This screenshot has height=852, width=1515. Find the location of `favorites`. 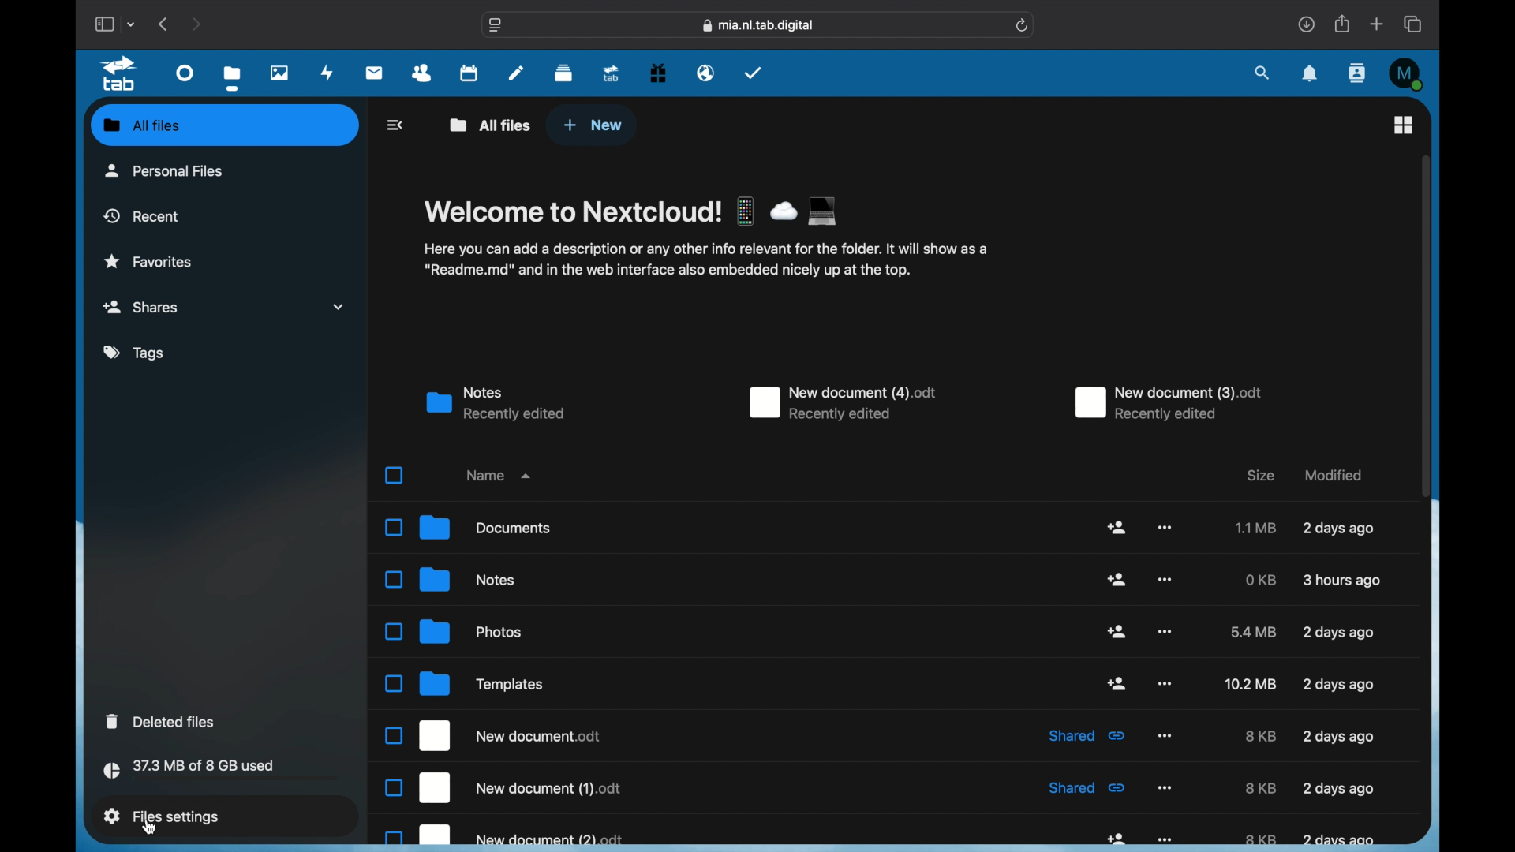

favorites is located at coordinates (150, 262).